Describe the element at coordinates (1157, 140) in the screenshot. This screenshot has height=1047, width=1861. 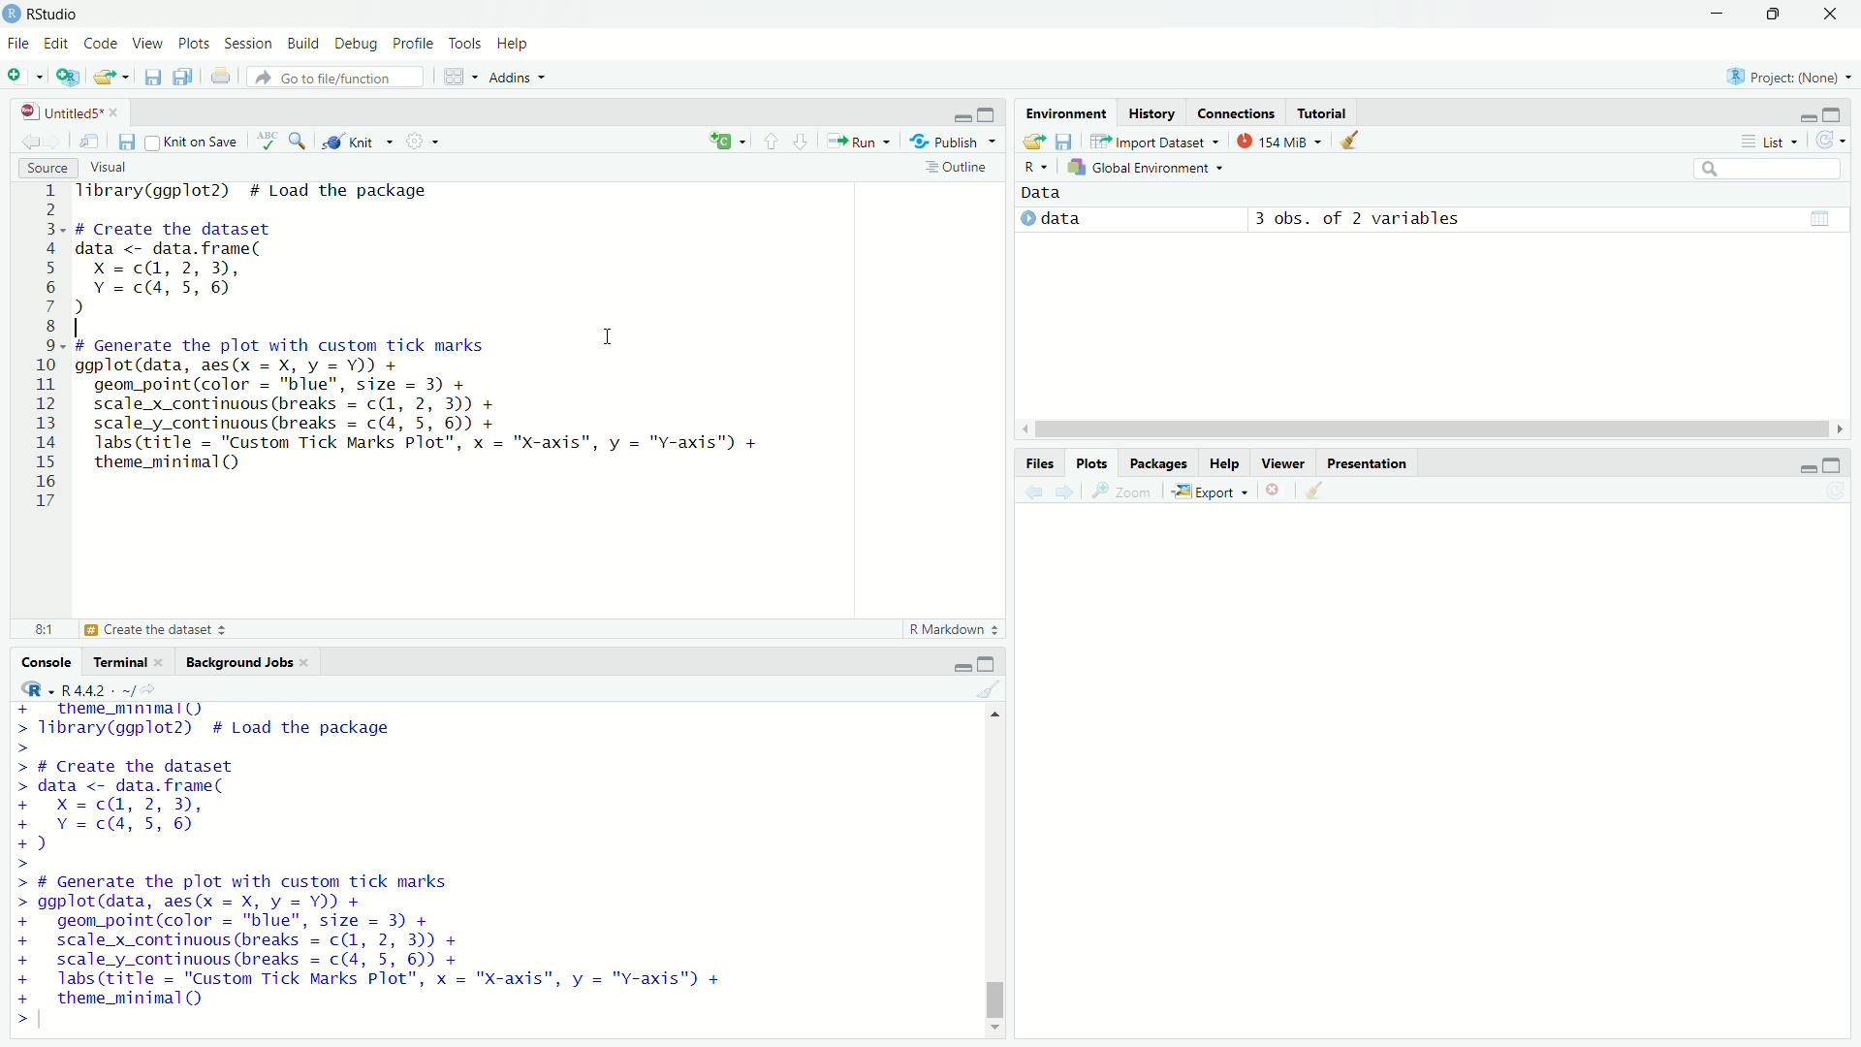
I see `import dataset` at that location.